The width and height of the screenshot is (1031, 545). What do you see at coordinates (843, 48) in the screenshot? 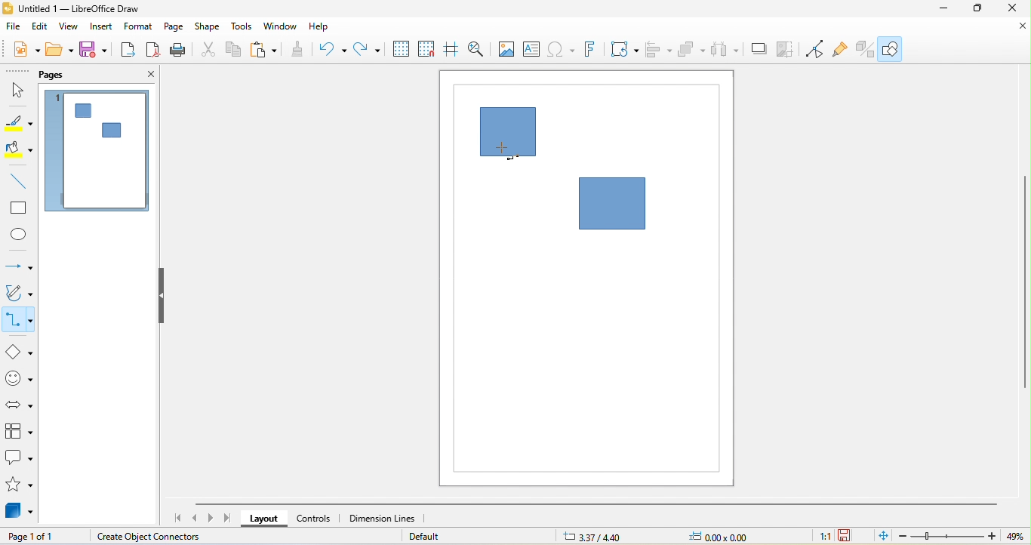
I see `gluepouint function` at bounding box center [843, 48].